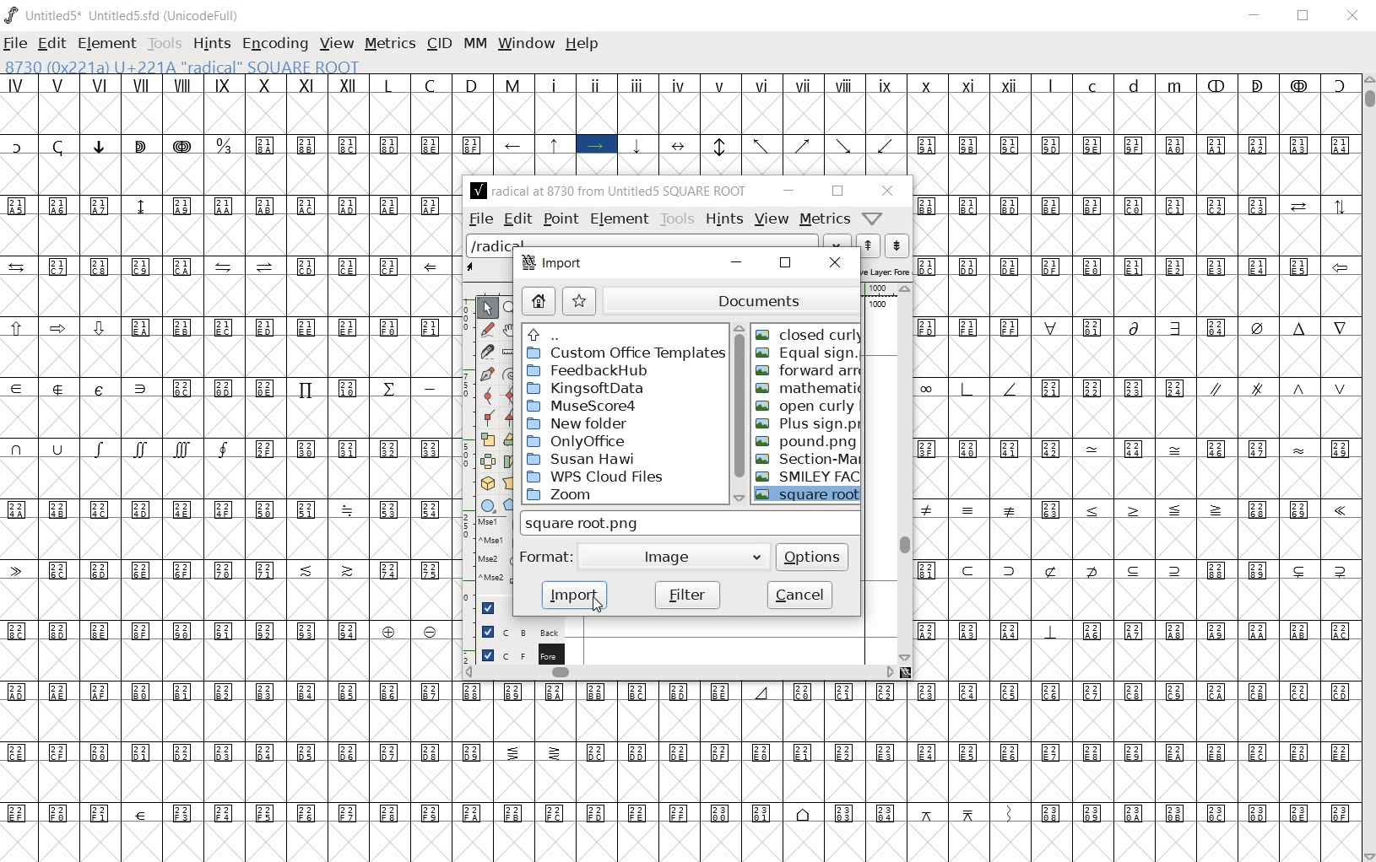 This screenshot has height=862, width=1376. Describe the element at coordinates (658, 244) in the screenshot. I see `load word list` at that location.